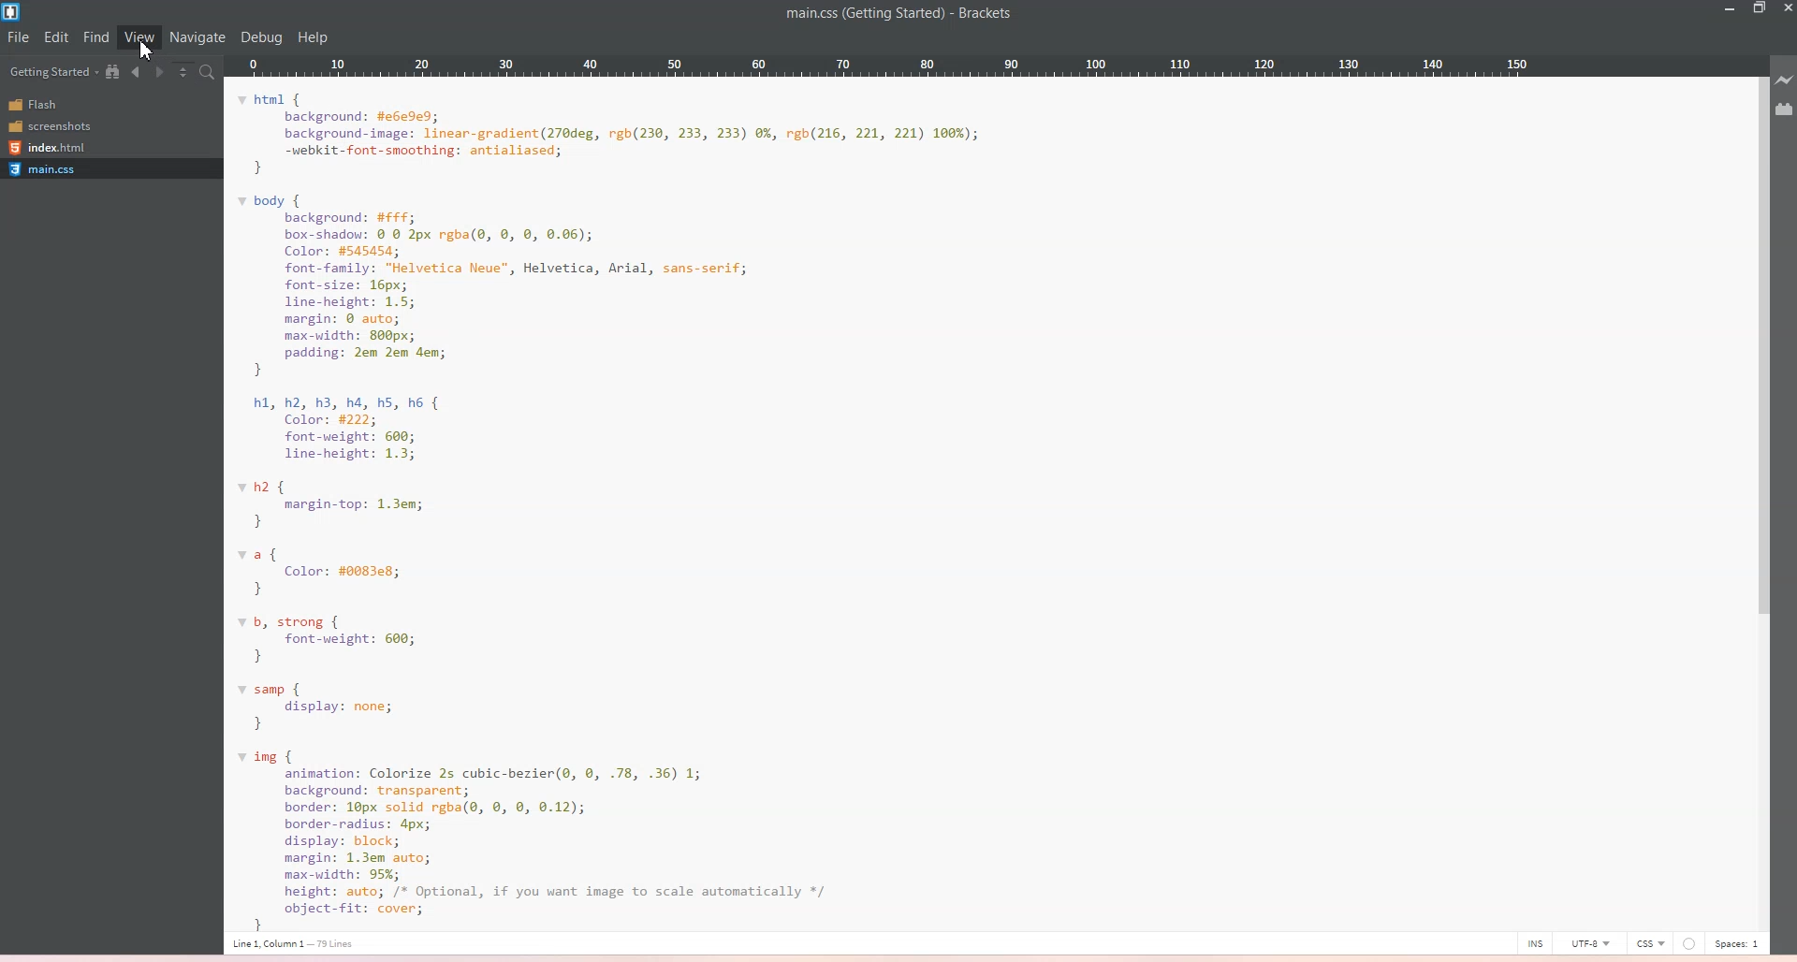 The image size is (1797, 962). I want to click on Spaces: 1, so click(1740, 944).